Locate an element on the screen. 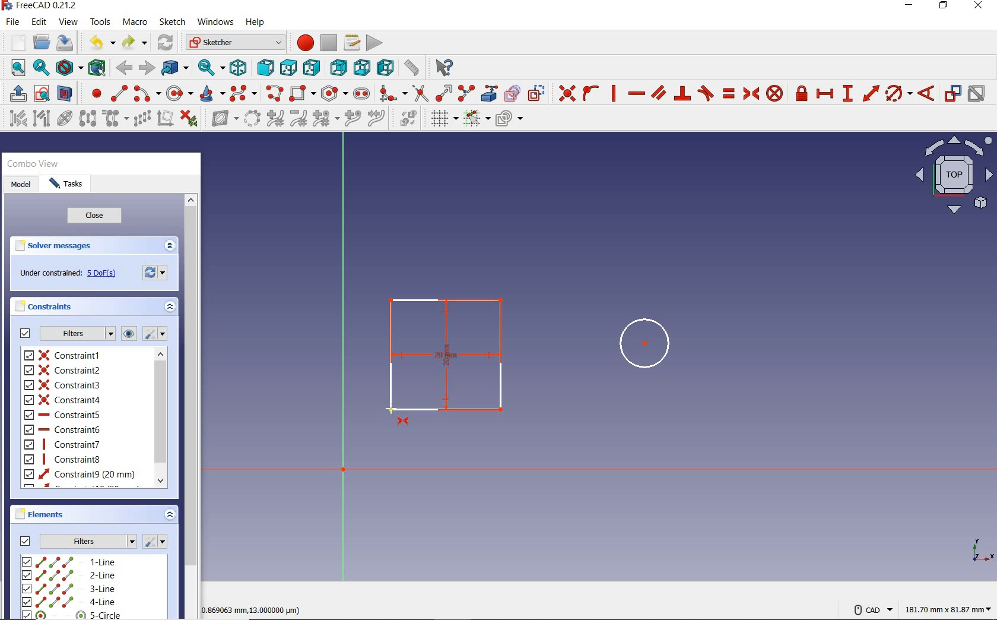  convert geometry to b-spline is located at coordinates (252, 118).